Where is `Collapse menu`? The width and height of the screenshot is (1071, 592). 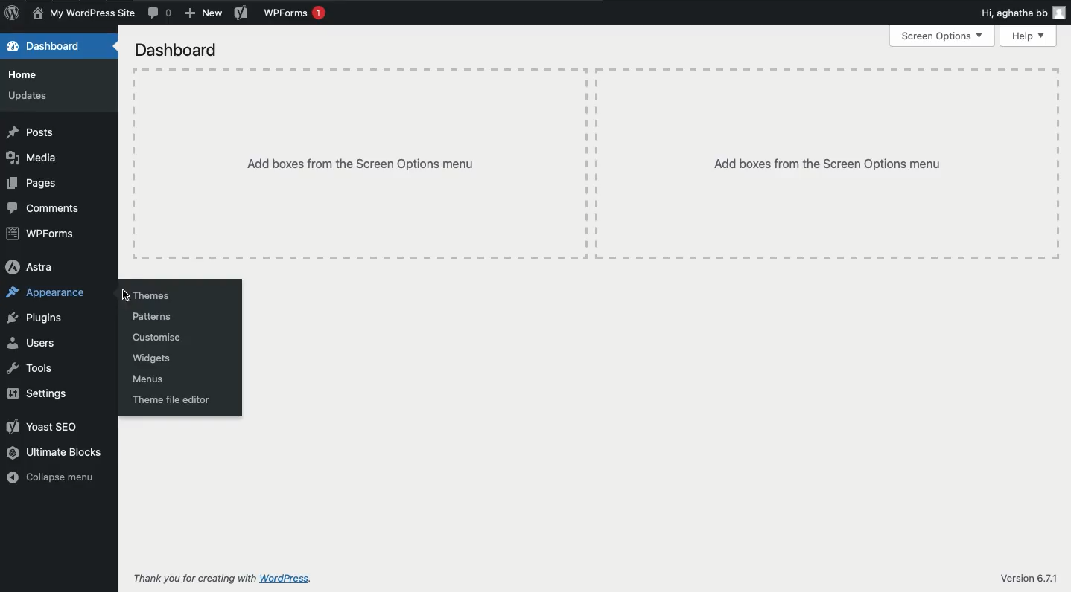
Collapse menu is located at coordinates (54, 479).